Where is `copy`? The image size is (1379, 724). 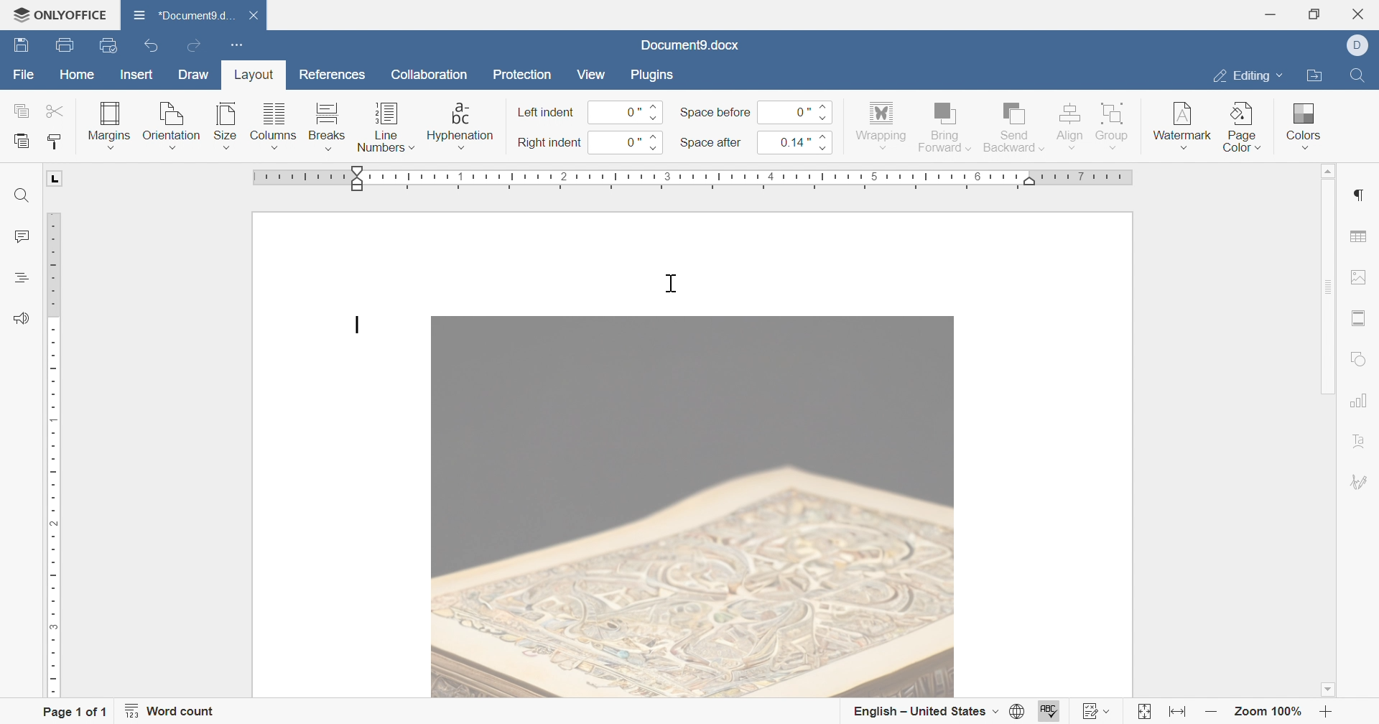 copy is located at coordinates (22, 110).